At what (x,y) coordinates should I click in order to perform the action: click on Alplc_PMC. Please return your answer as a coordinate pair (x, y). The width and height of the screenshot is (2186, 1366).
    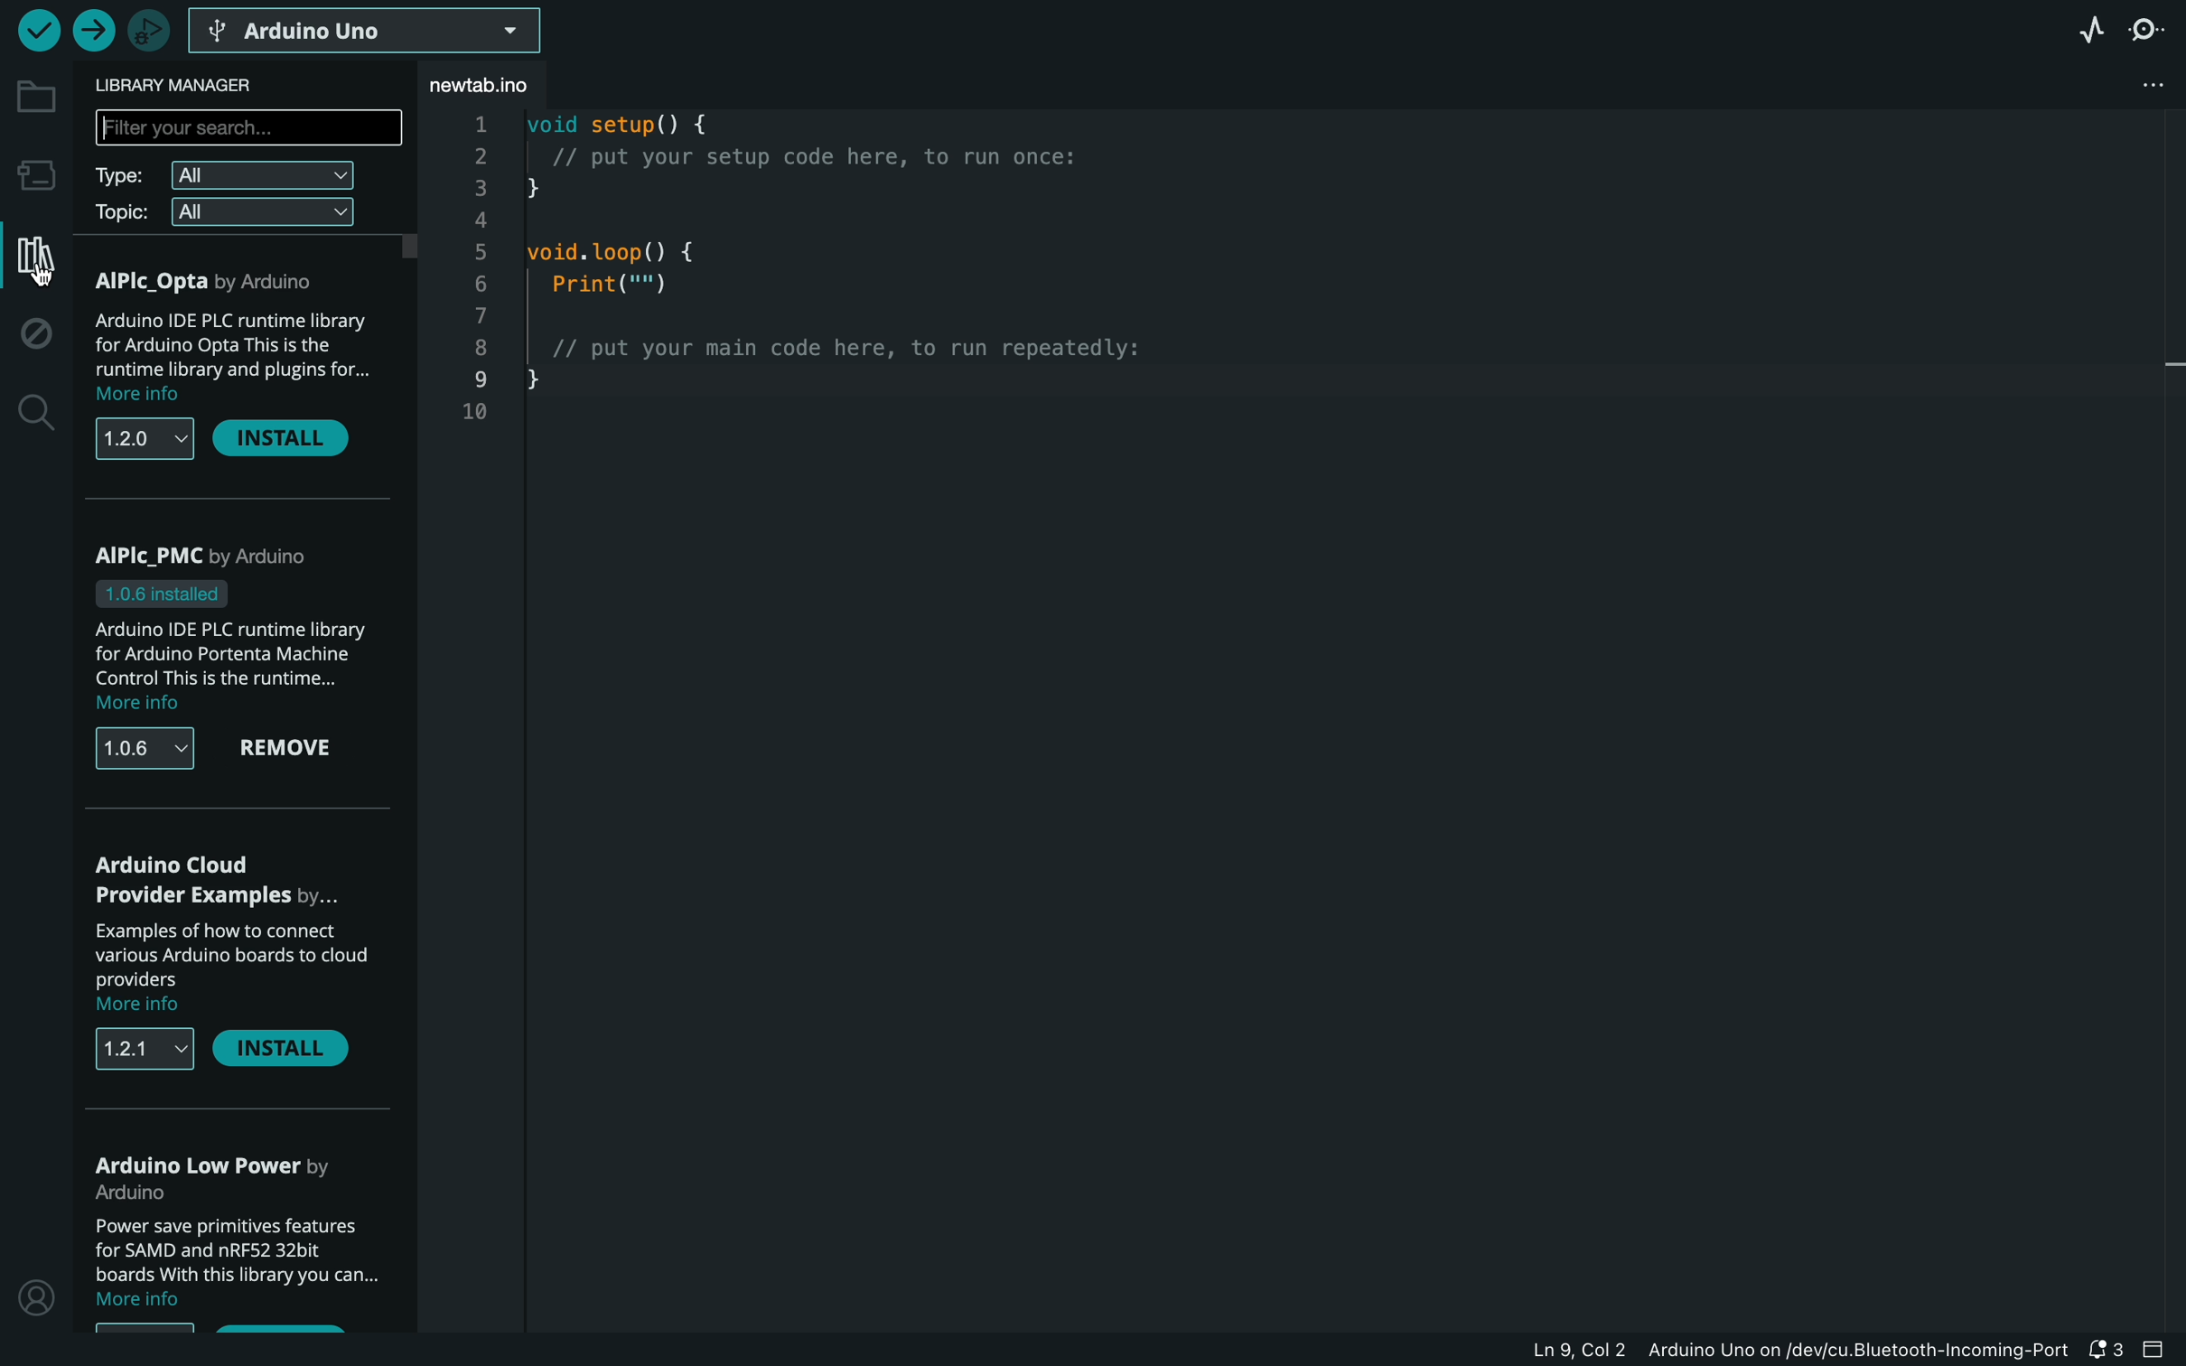
    Looking at the image, I should click on (213, 572).